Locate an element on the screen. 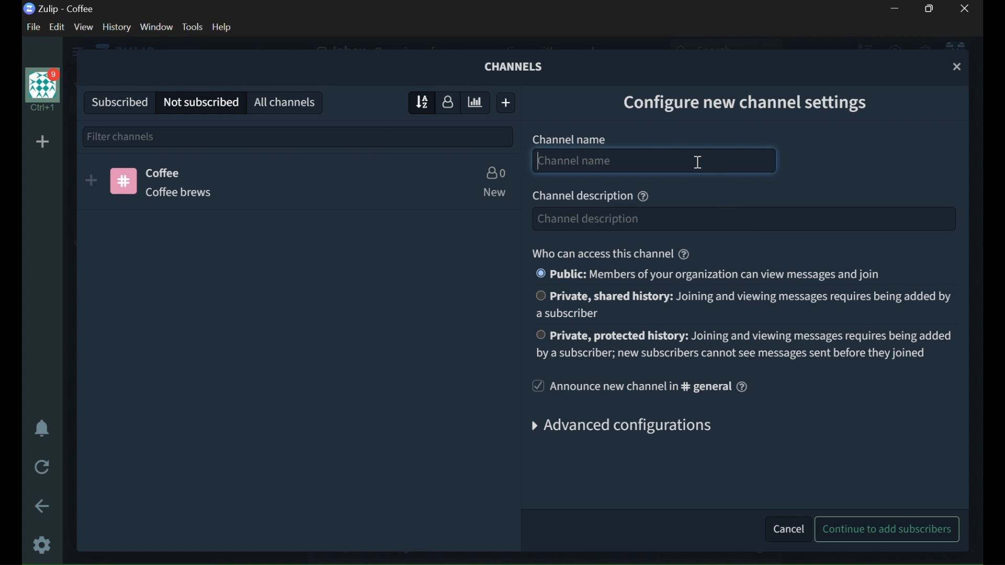 This screenshot has width=1005, height=565. CHANNELS is located at coordinates (516, 66).